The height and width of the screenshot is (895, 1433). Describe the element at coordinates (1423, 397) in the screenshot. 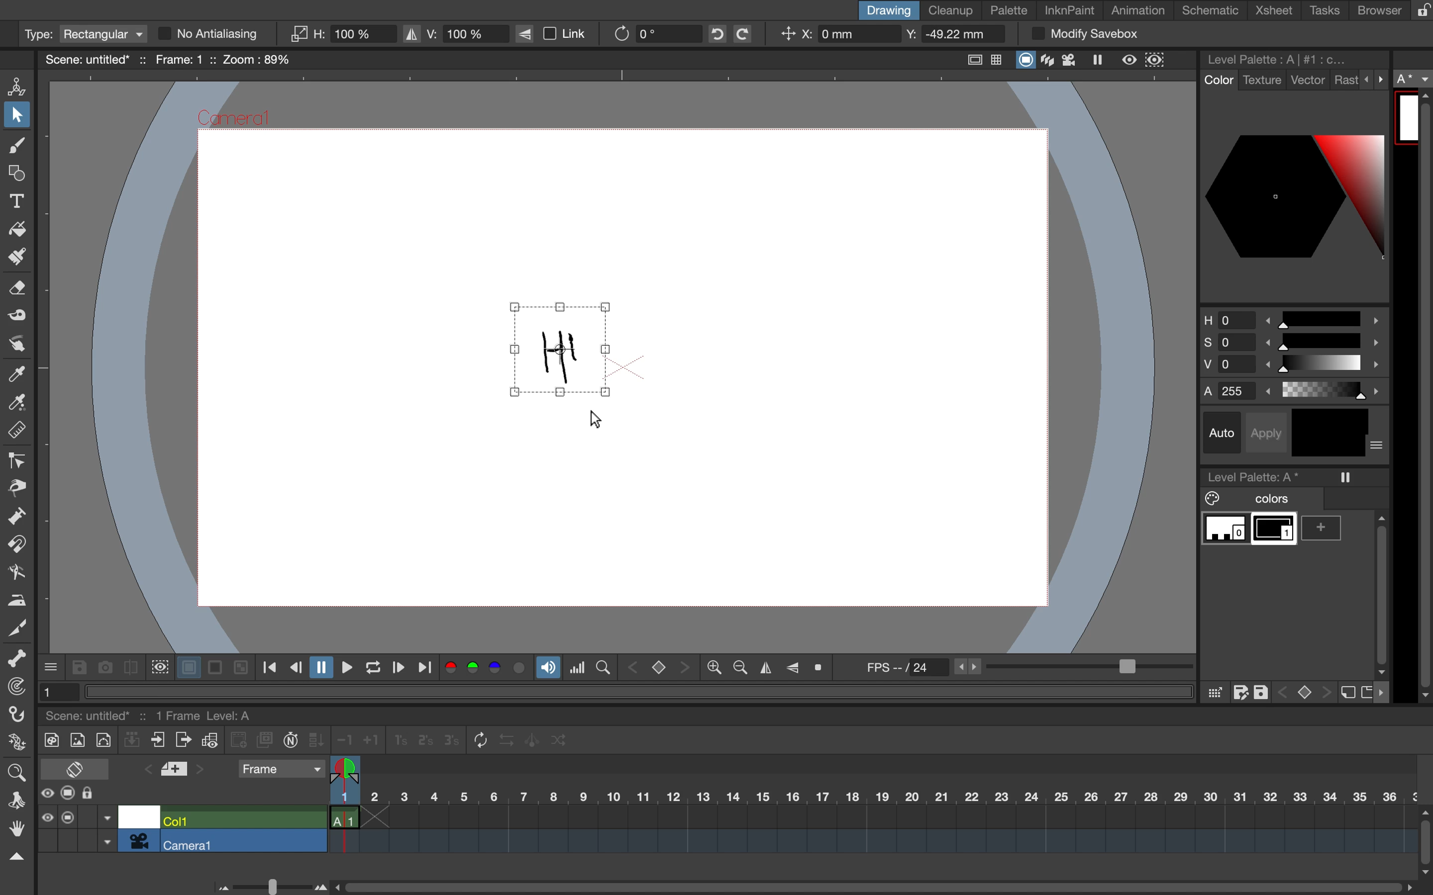

I see `sidebar vertical scroll bar` at that location.